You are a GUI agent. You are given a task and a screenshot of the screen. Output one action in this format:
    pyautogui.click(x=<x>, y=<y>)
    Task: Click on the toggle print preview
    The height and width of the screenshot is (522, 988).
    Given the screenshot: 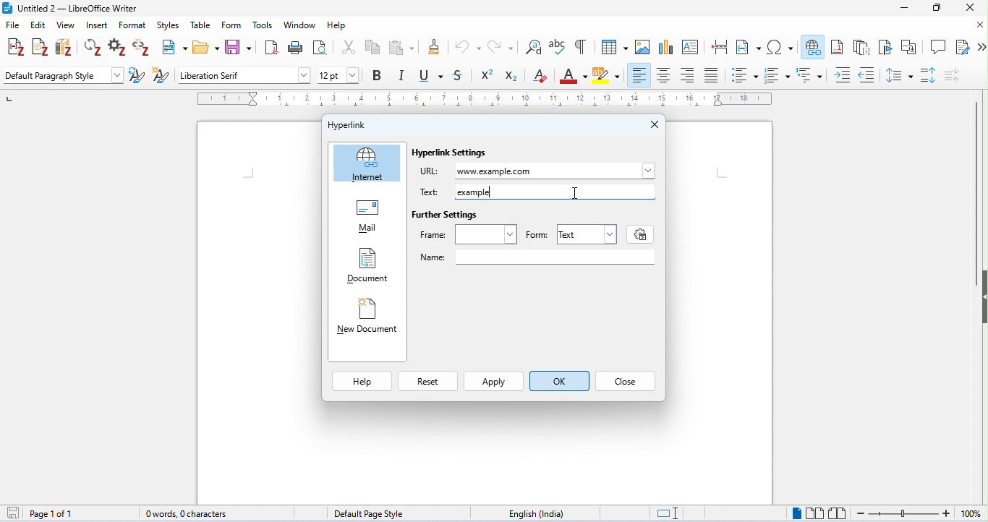 What is the action you would take?
    pyautogui.click(x=320, y=47)
    